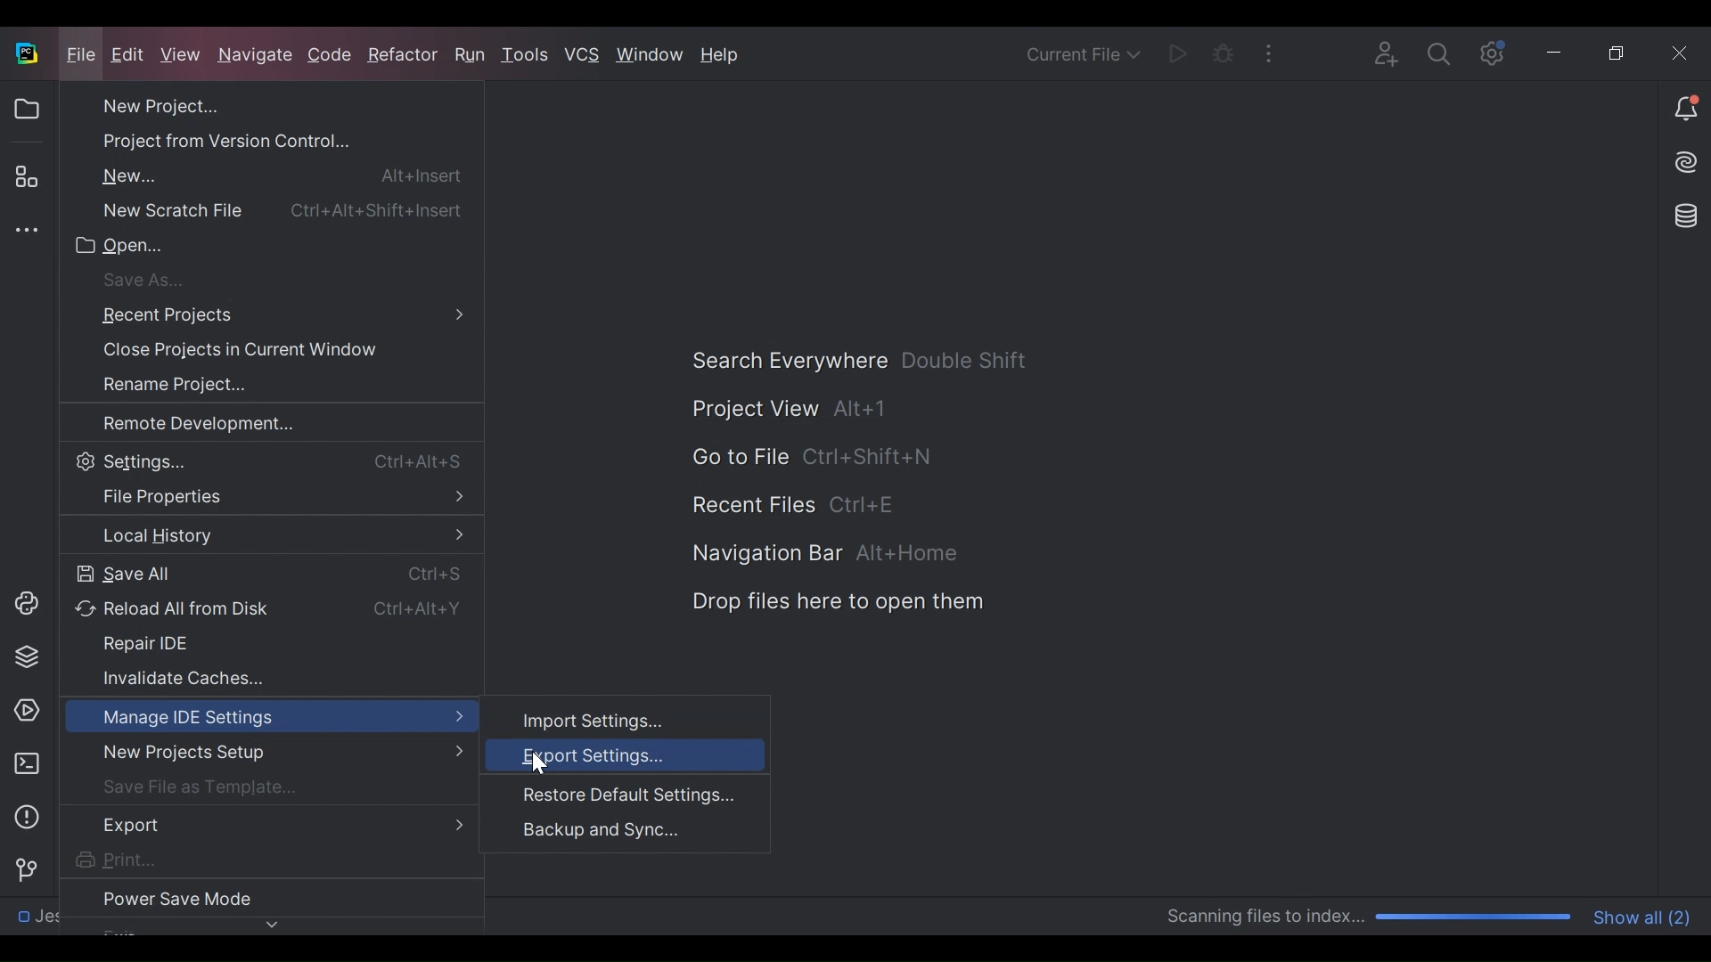  Describe the element at coordinates (1488, 52) in the screenshot. I see `Settings` at that location.